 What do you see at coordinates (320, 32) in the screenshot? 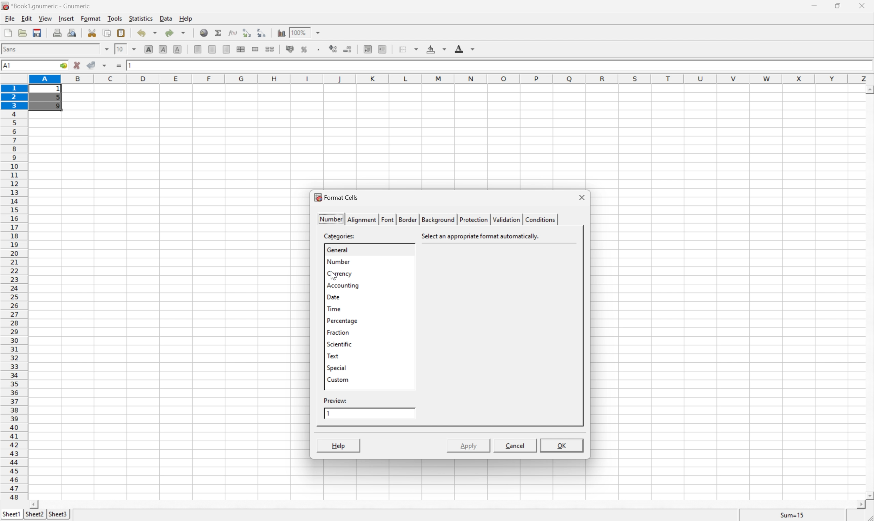
I see `drop down` at bounding box center [320, 32].